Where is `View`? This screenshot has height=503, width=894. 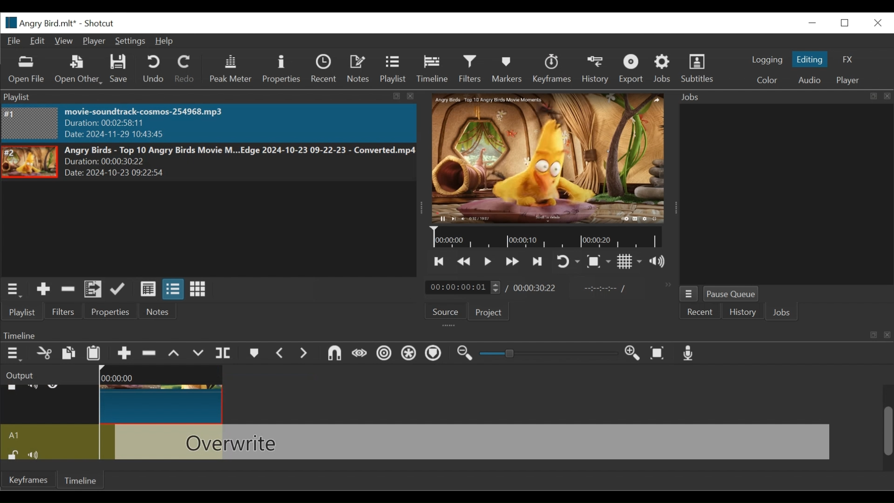
View is located at coordinates (64, 41).